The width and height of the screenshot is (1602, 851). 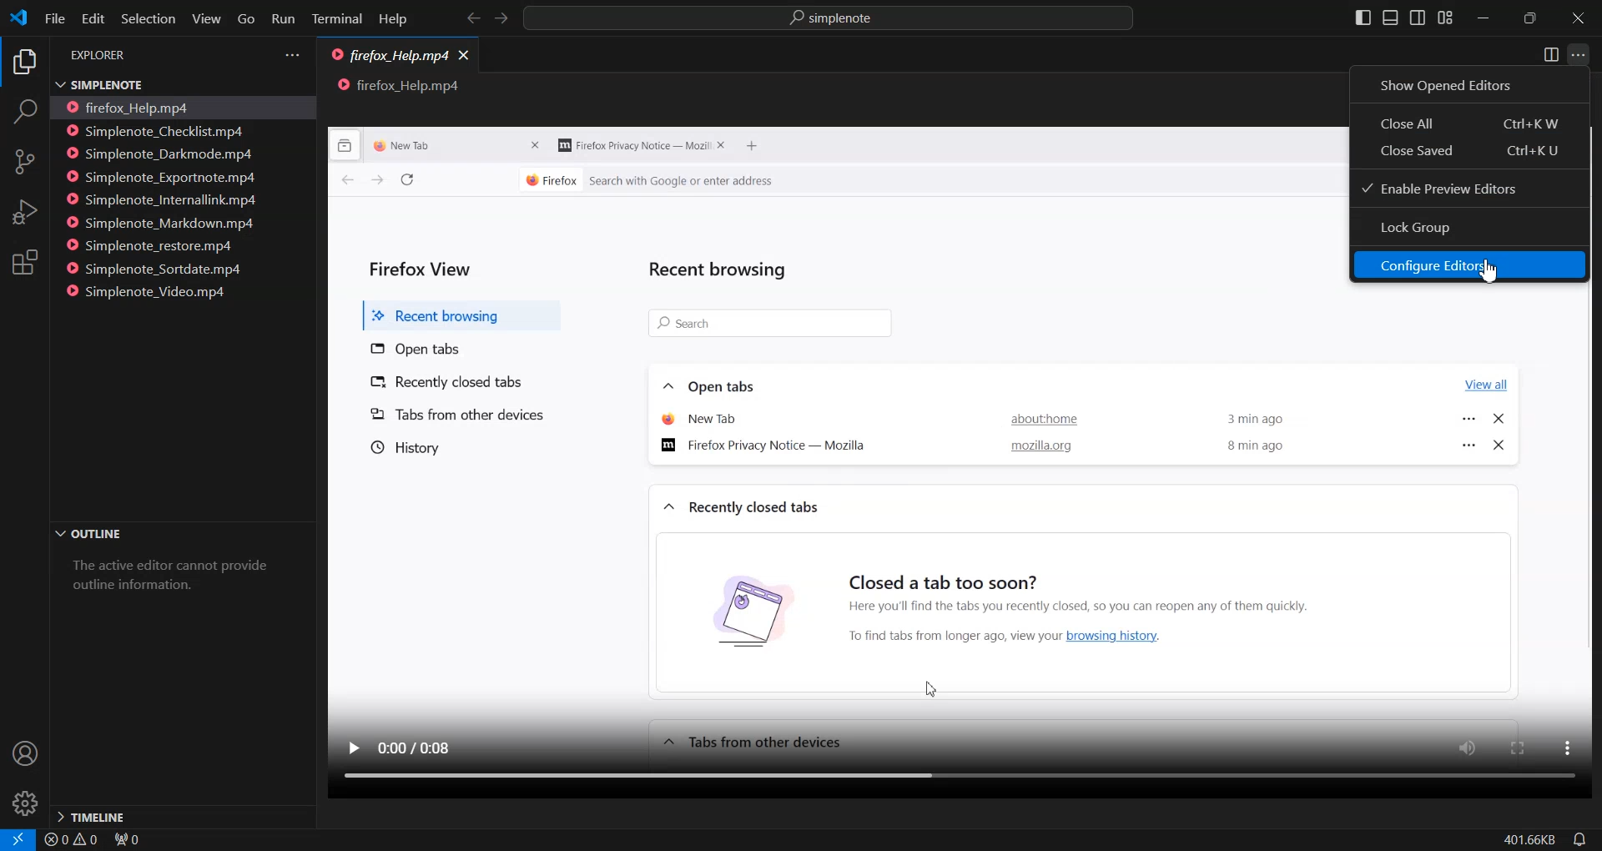 I want to click on Maximize, so click(x=1530, y=18).